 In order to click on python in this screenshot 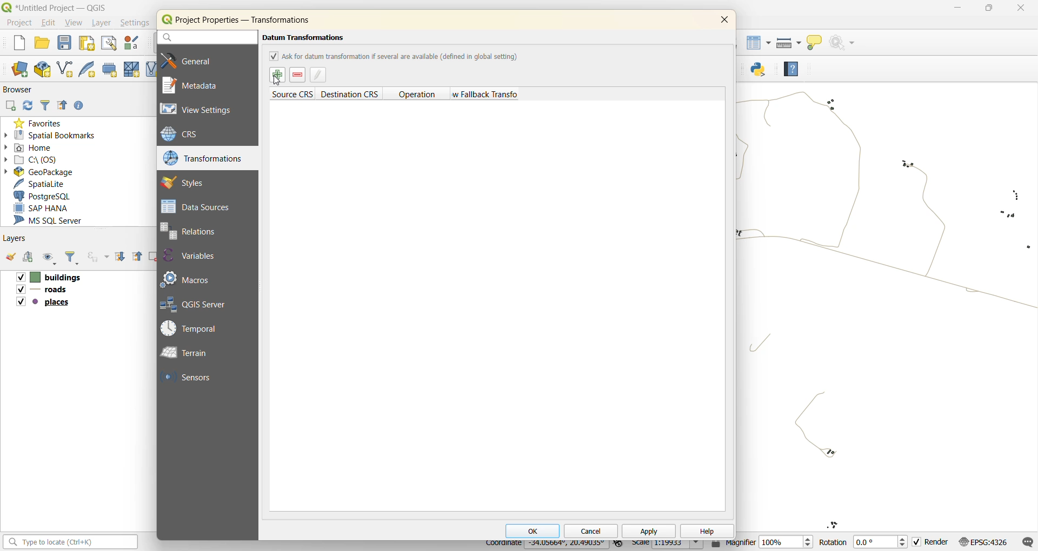, I will do `click(762, 71)`.